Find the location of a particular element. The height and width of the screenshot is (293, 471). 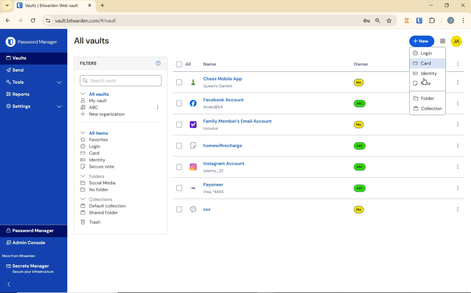

NEW TAB is located at coordinates (103, 6).